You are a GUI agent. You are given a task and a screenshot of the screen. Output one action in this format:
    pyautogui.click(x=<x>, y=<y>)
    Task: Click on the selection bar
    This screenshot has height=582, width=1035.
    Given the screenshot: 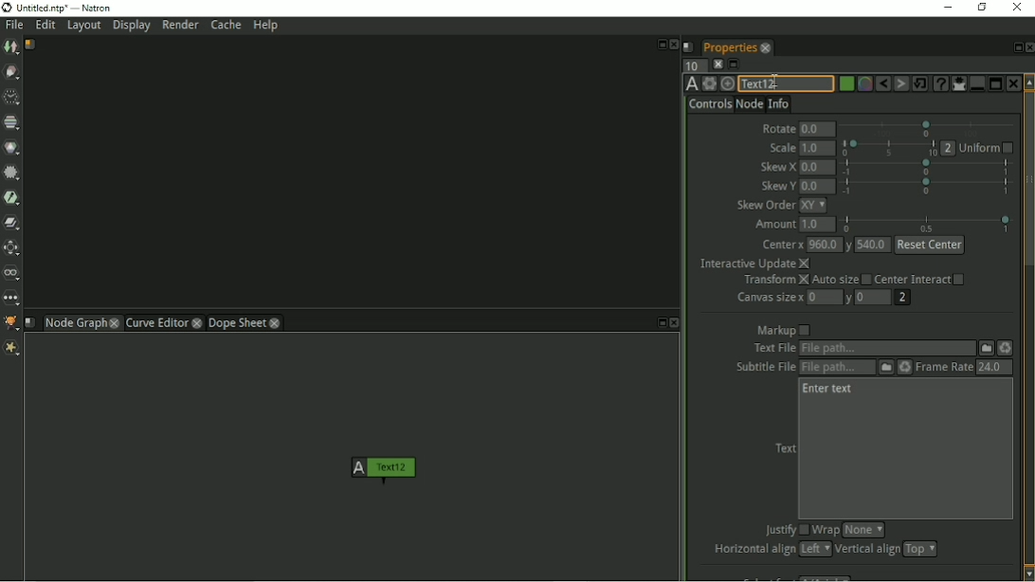 What is the action you would take?
    pyautogui.click(x=928, y=128)
    